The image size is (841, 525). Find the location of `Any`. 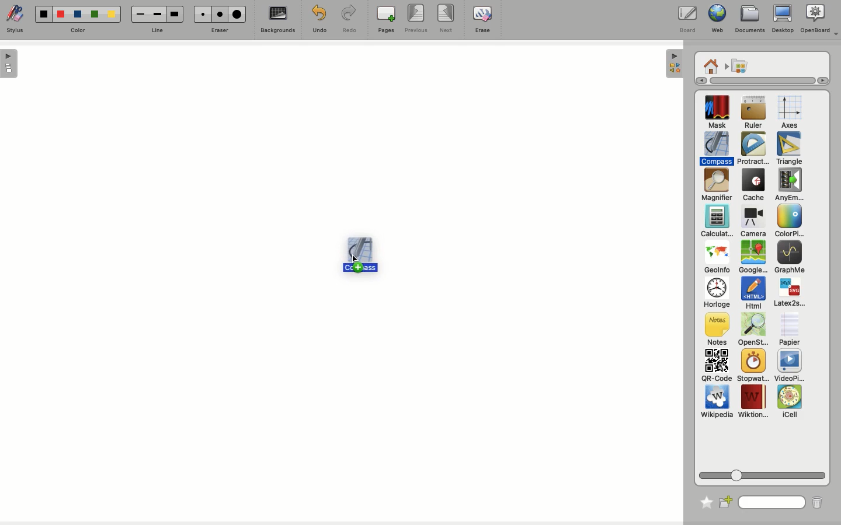

Any is located at coordinates (789, 185).